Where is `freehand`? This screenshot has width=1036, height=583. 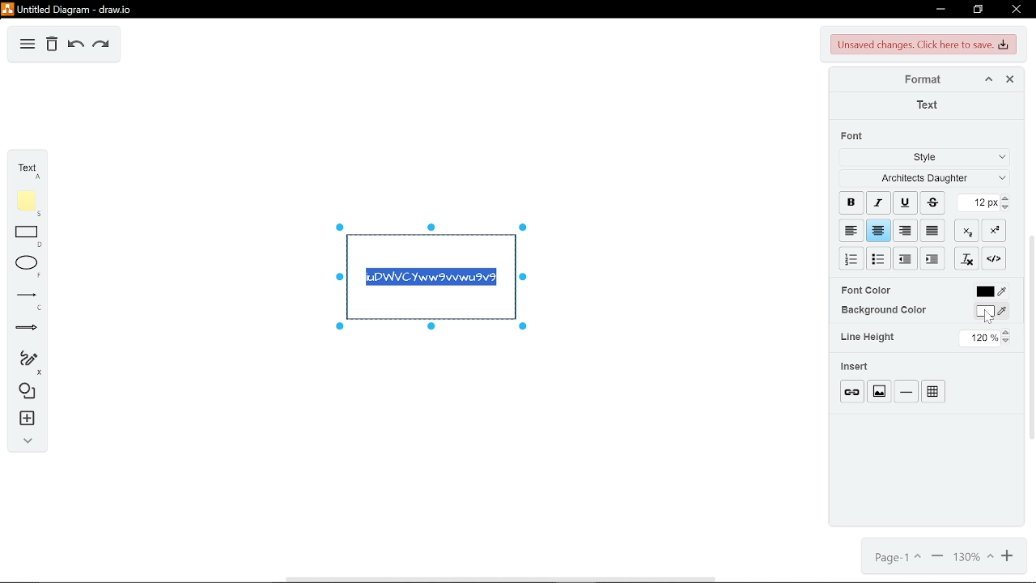 freehand is located at coordinates (25, 361).